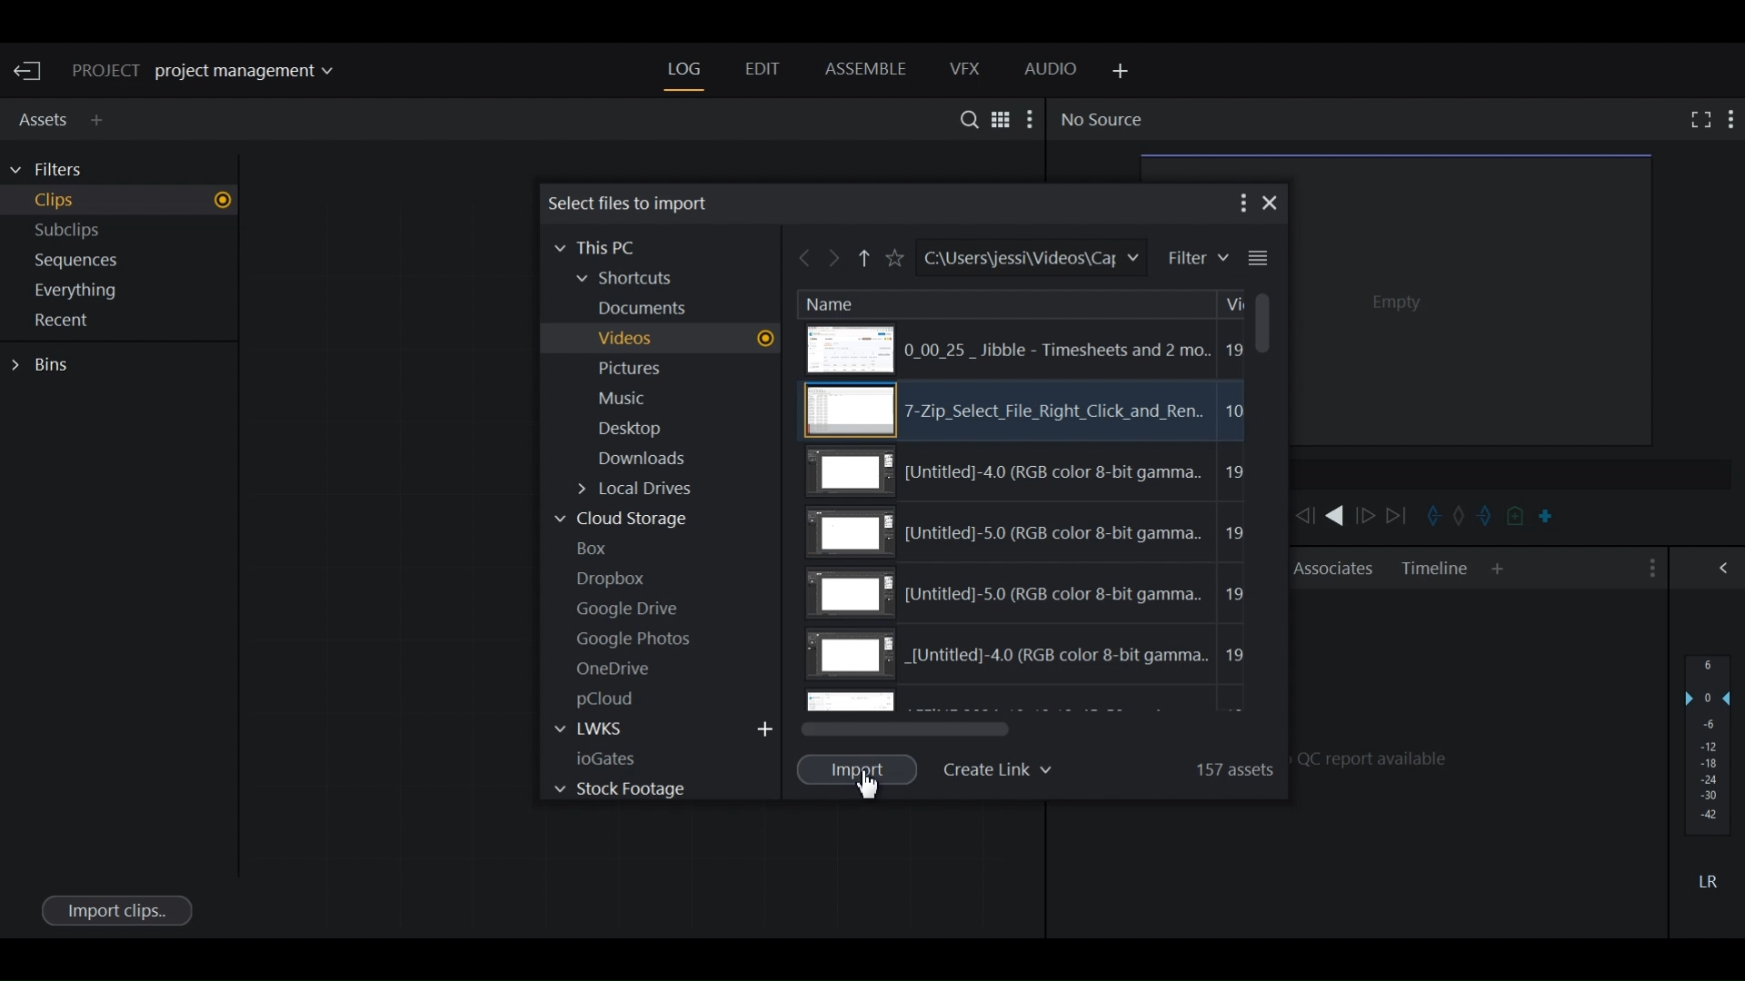  Describe the element at coordinates (1498, 570) in the screenshot. I see `Add Panel` at that location.